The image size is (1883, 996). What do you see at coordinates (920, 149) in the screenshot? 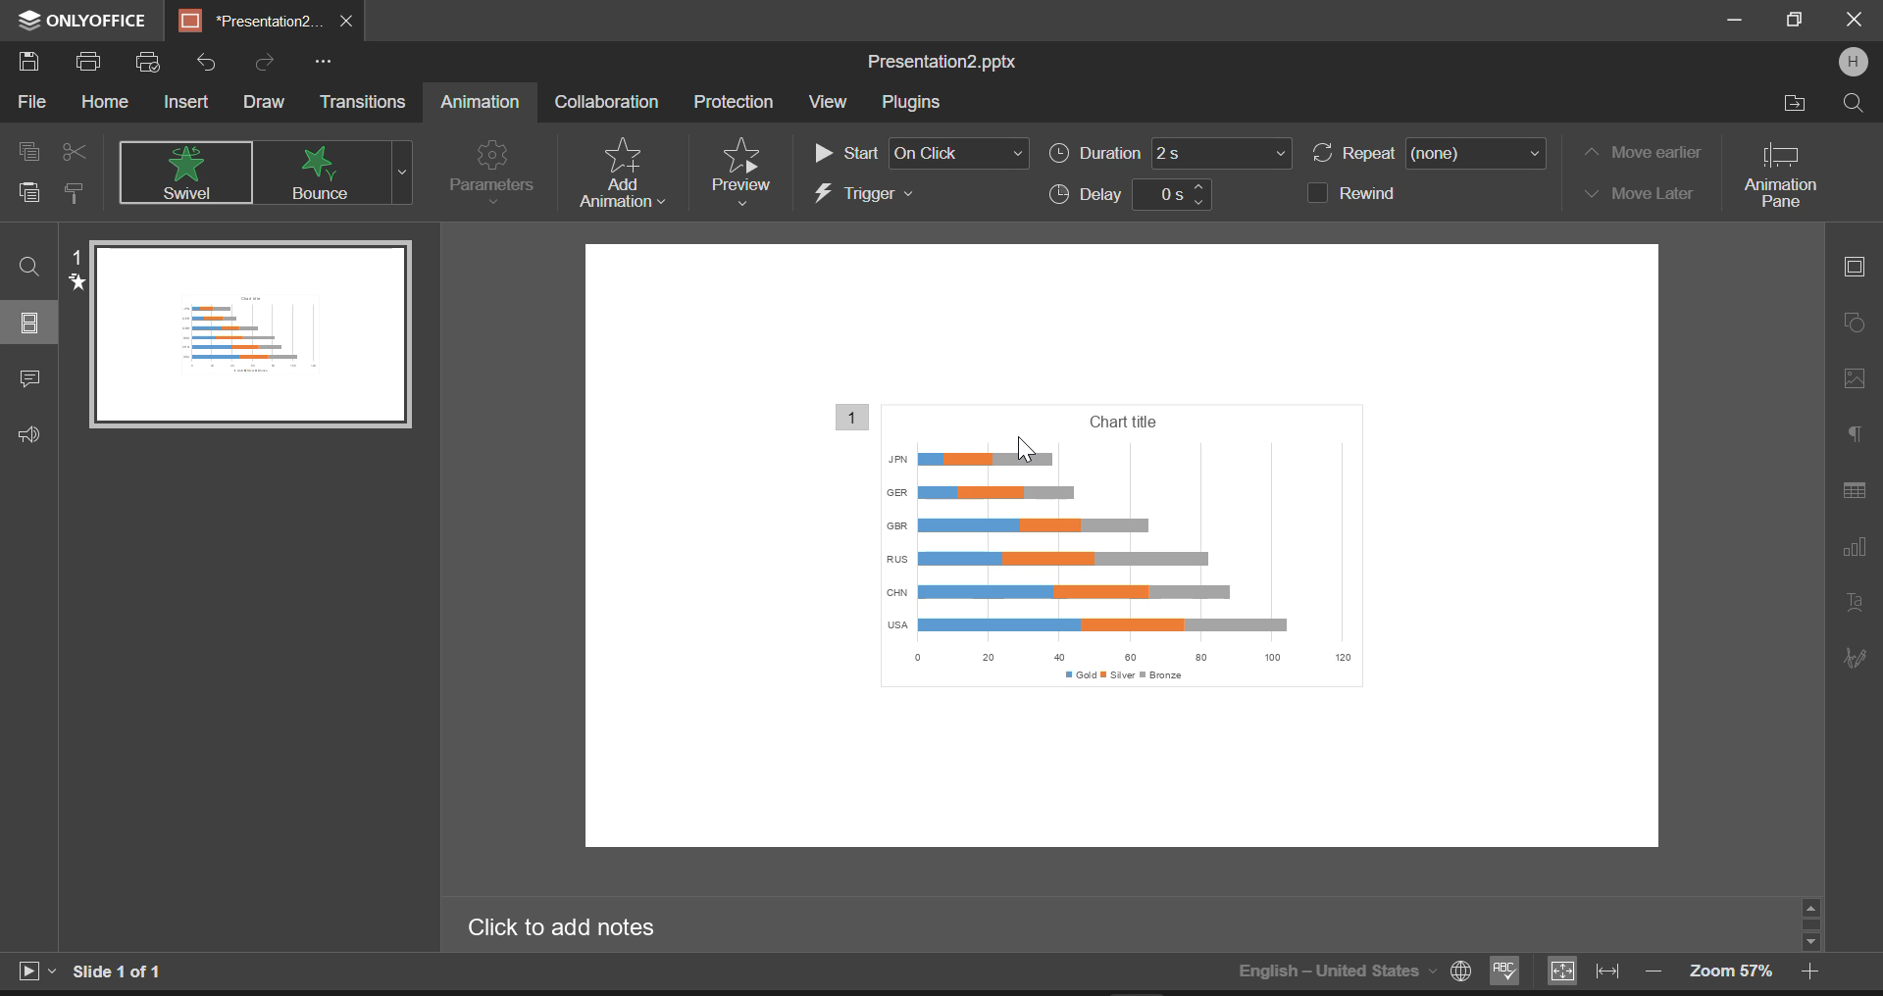
I see `Start point` at bounding box center [920, 149].